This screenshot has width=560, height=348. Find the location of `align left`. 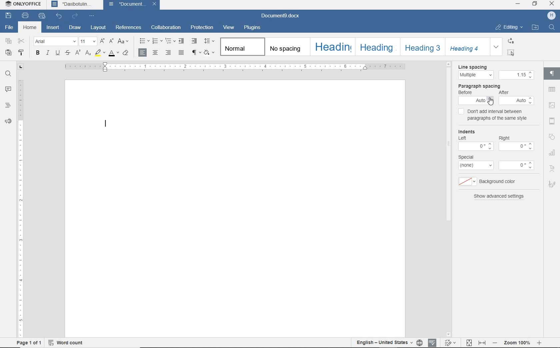

align left is located at coordinates (143, 53).